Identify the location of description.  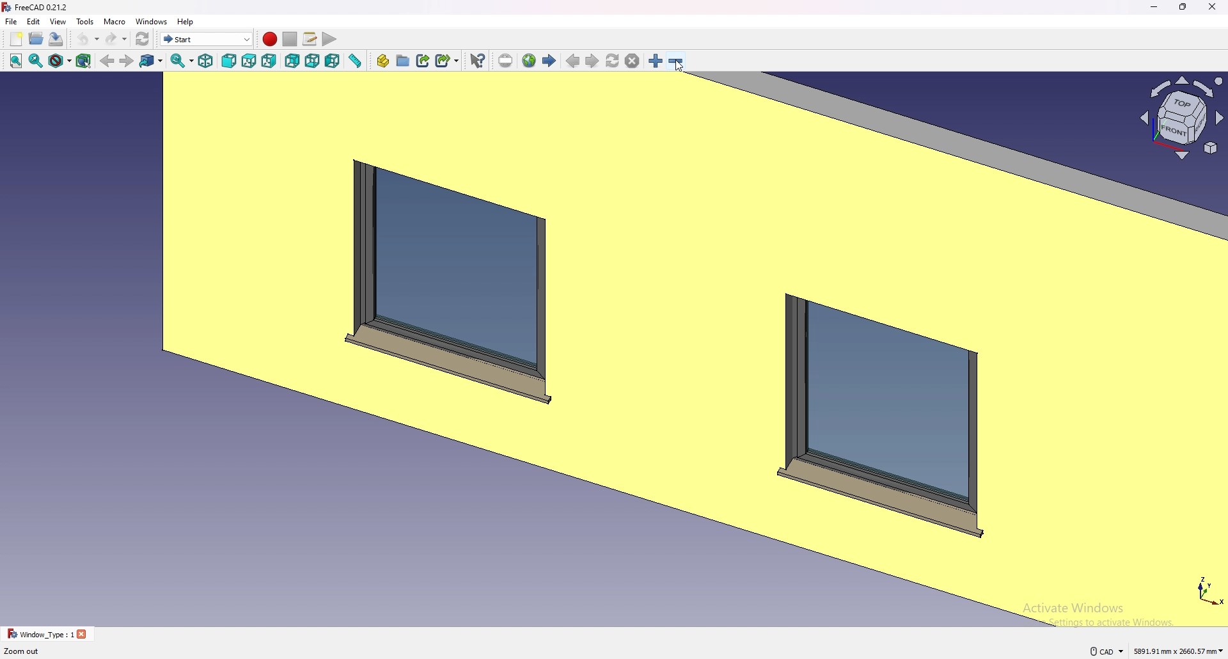
(22, 651).